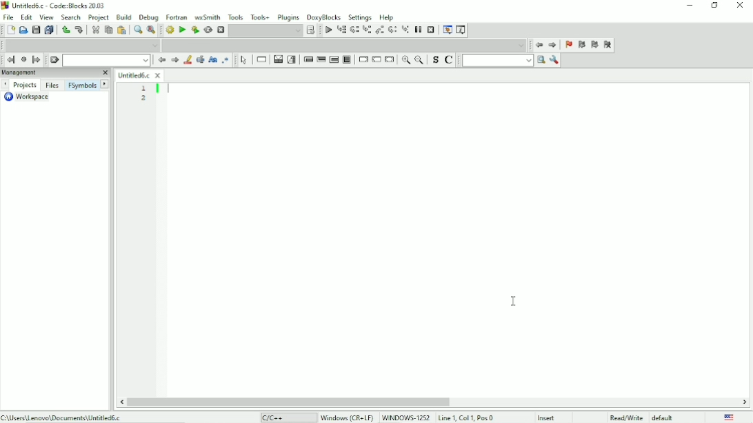 The height and width of the screenshot is (423, 753). What do you see at coordinates (292, 59) in the screenshot?
I see `Selection` at bounding box center [292, 59].